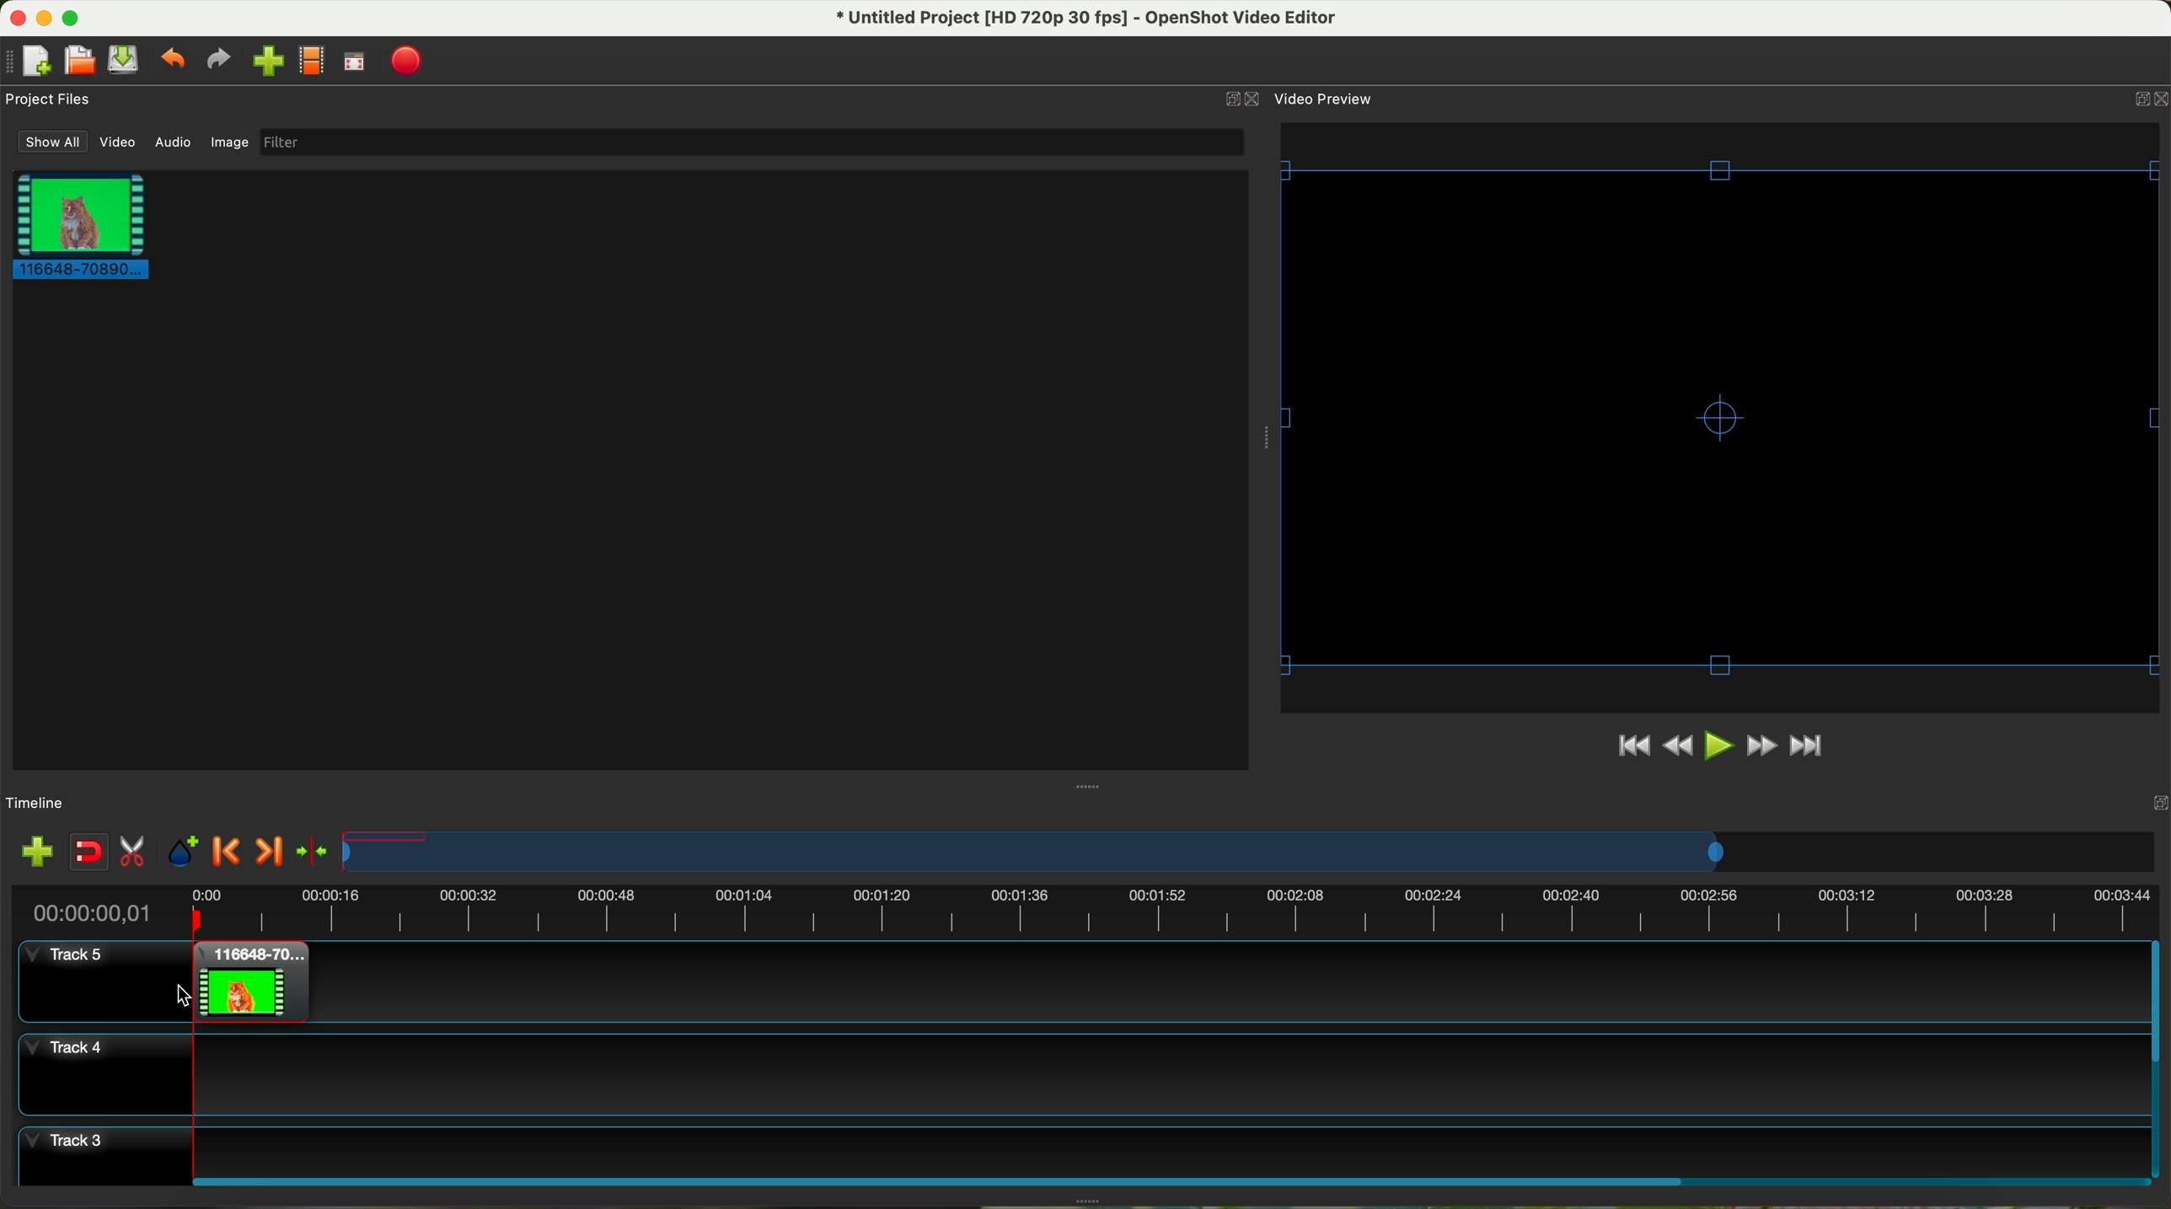  Describe the element at coordinates (2147, 102) in the screenshot. I see `close` at that location.